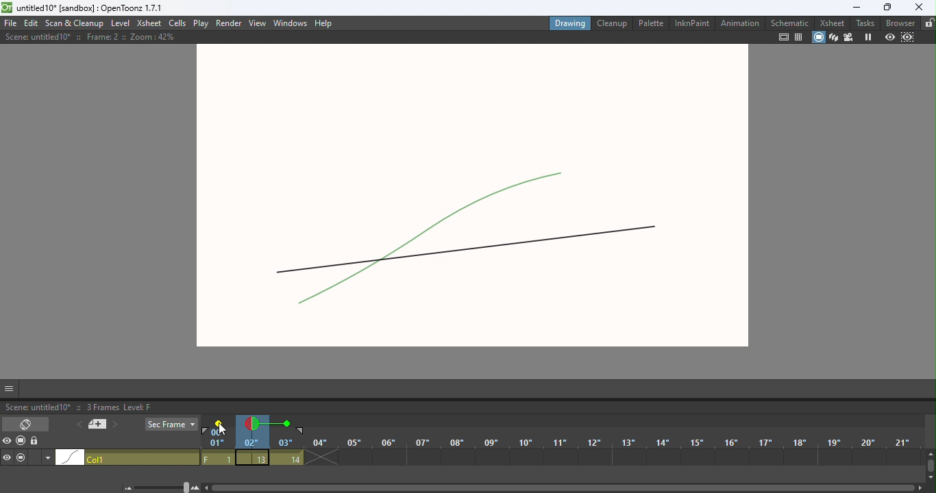 The image size is (936, 493). Describe the element at coordinates (219, 427) in the screenshot. I see `Cursor` at that location.